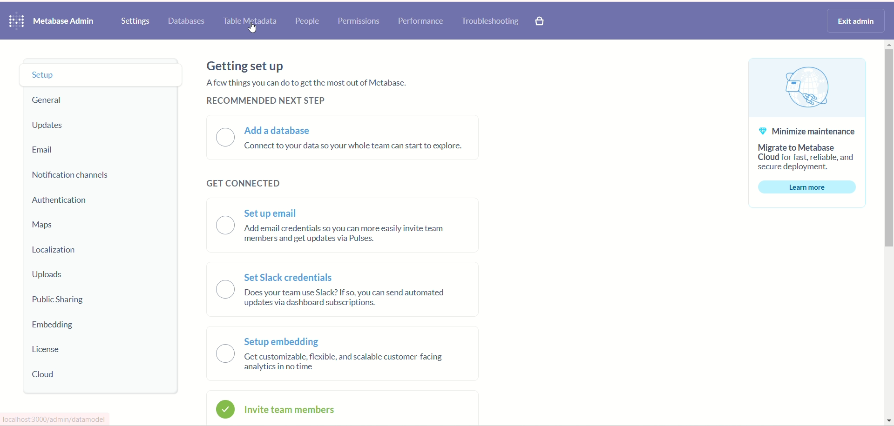 The image size is (894, 426). What do you see at coordinates (45, 150) in the screenshot?
I see `email` at bounding box center [45, 150].